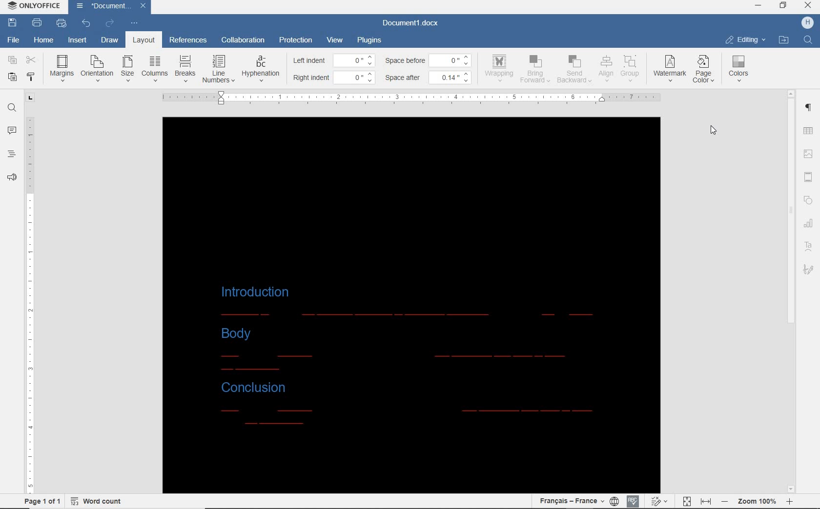  I want to click on group, so click(633, 69).